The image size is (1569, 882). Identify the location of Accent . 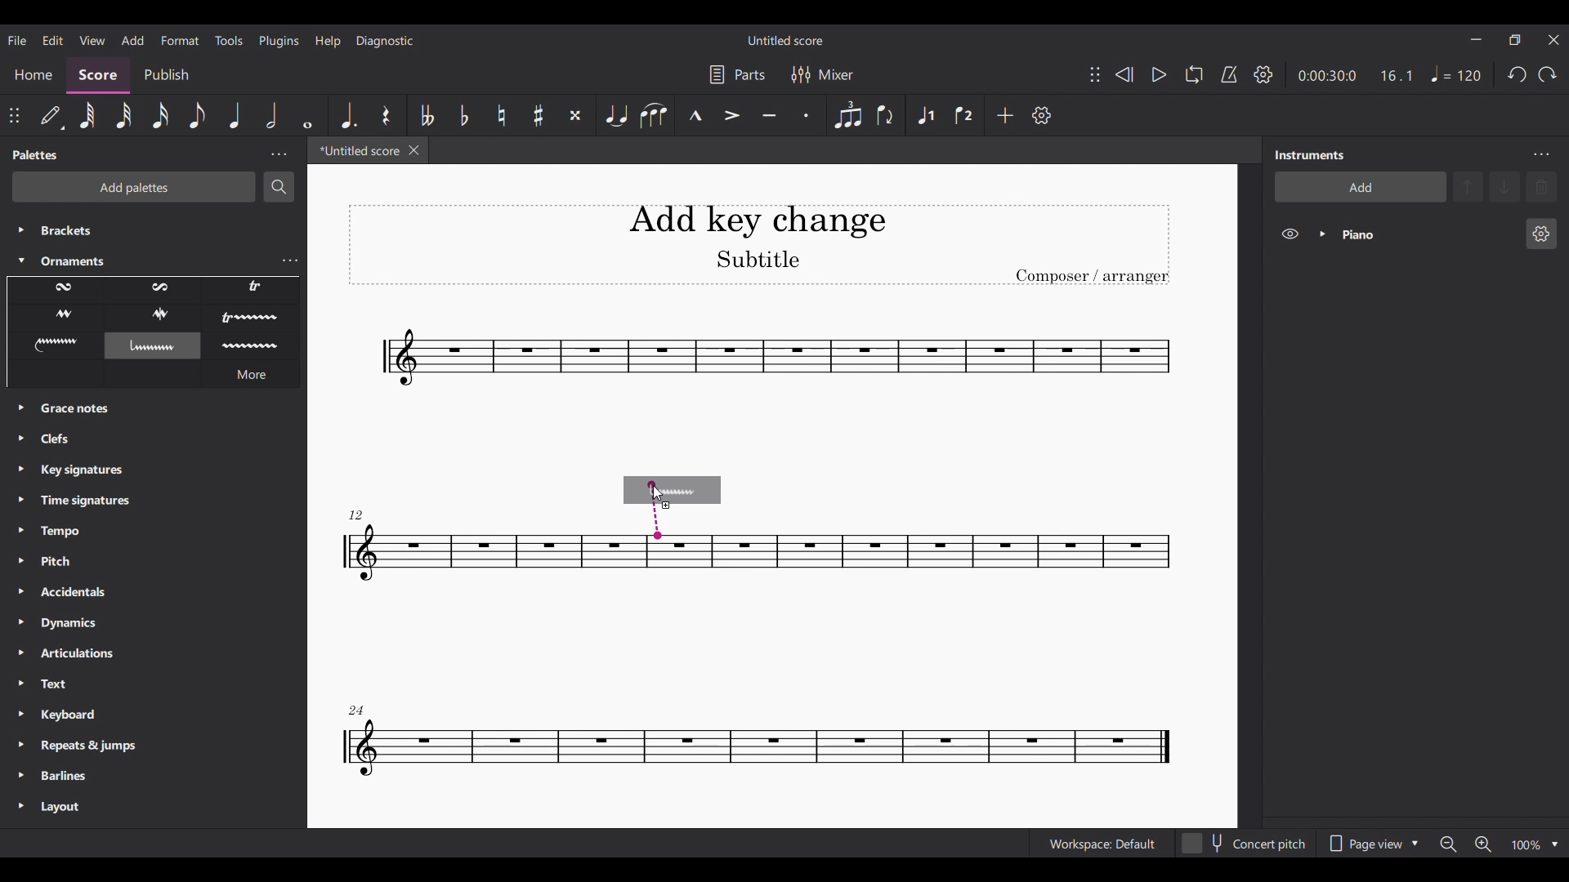
(731, 115).